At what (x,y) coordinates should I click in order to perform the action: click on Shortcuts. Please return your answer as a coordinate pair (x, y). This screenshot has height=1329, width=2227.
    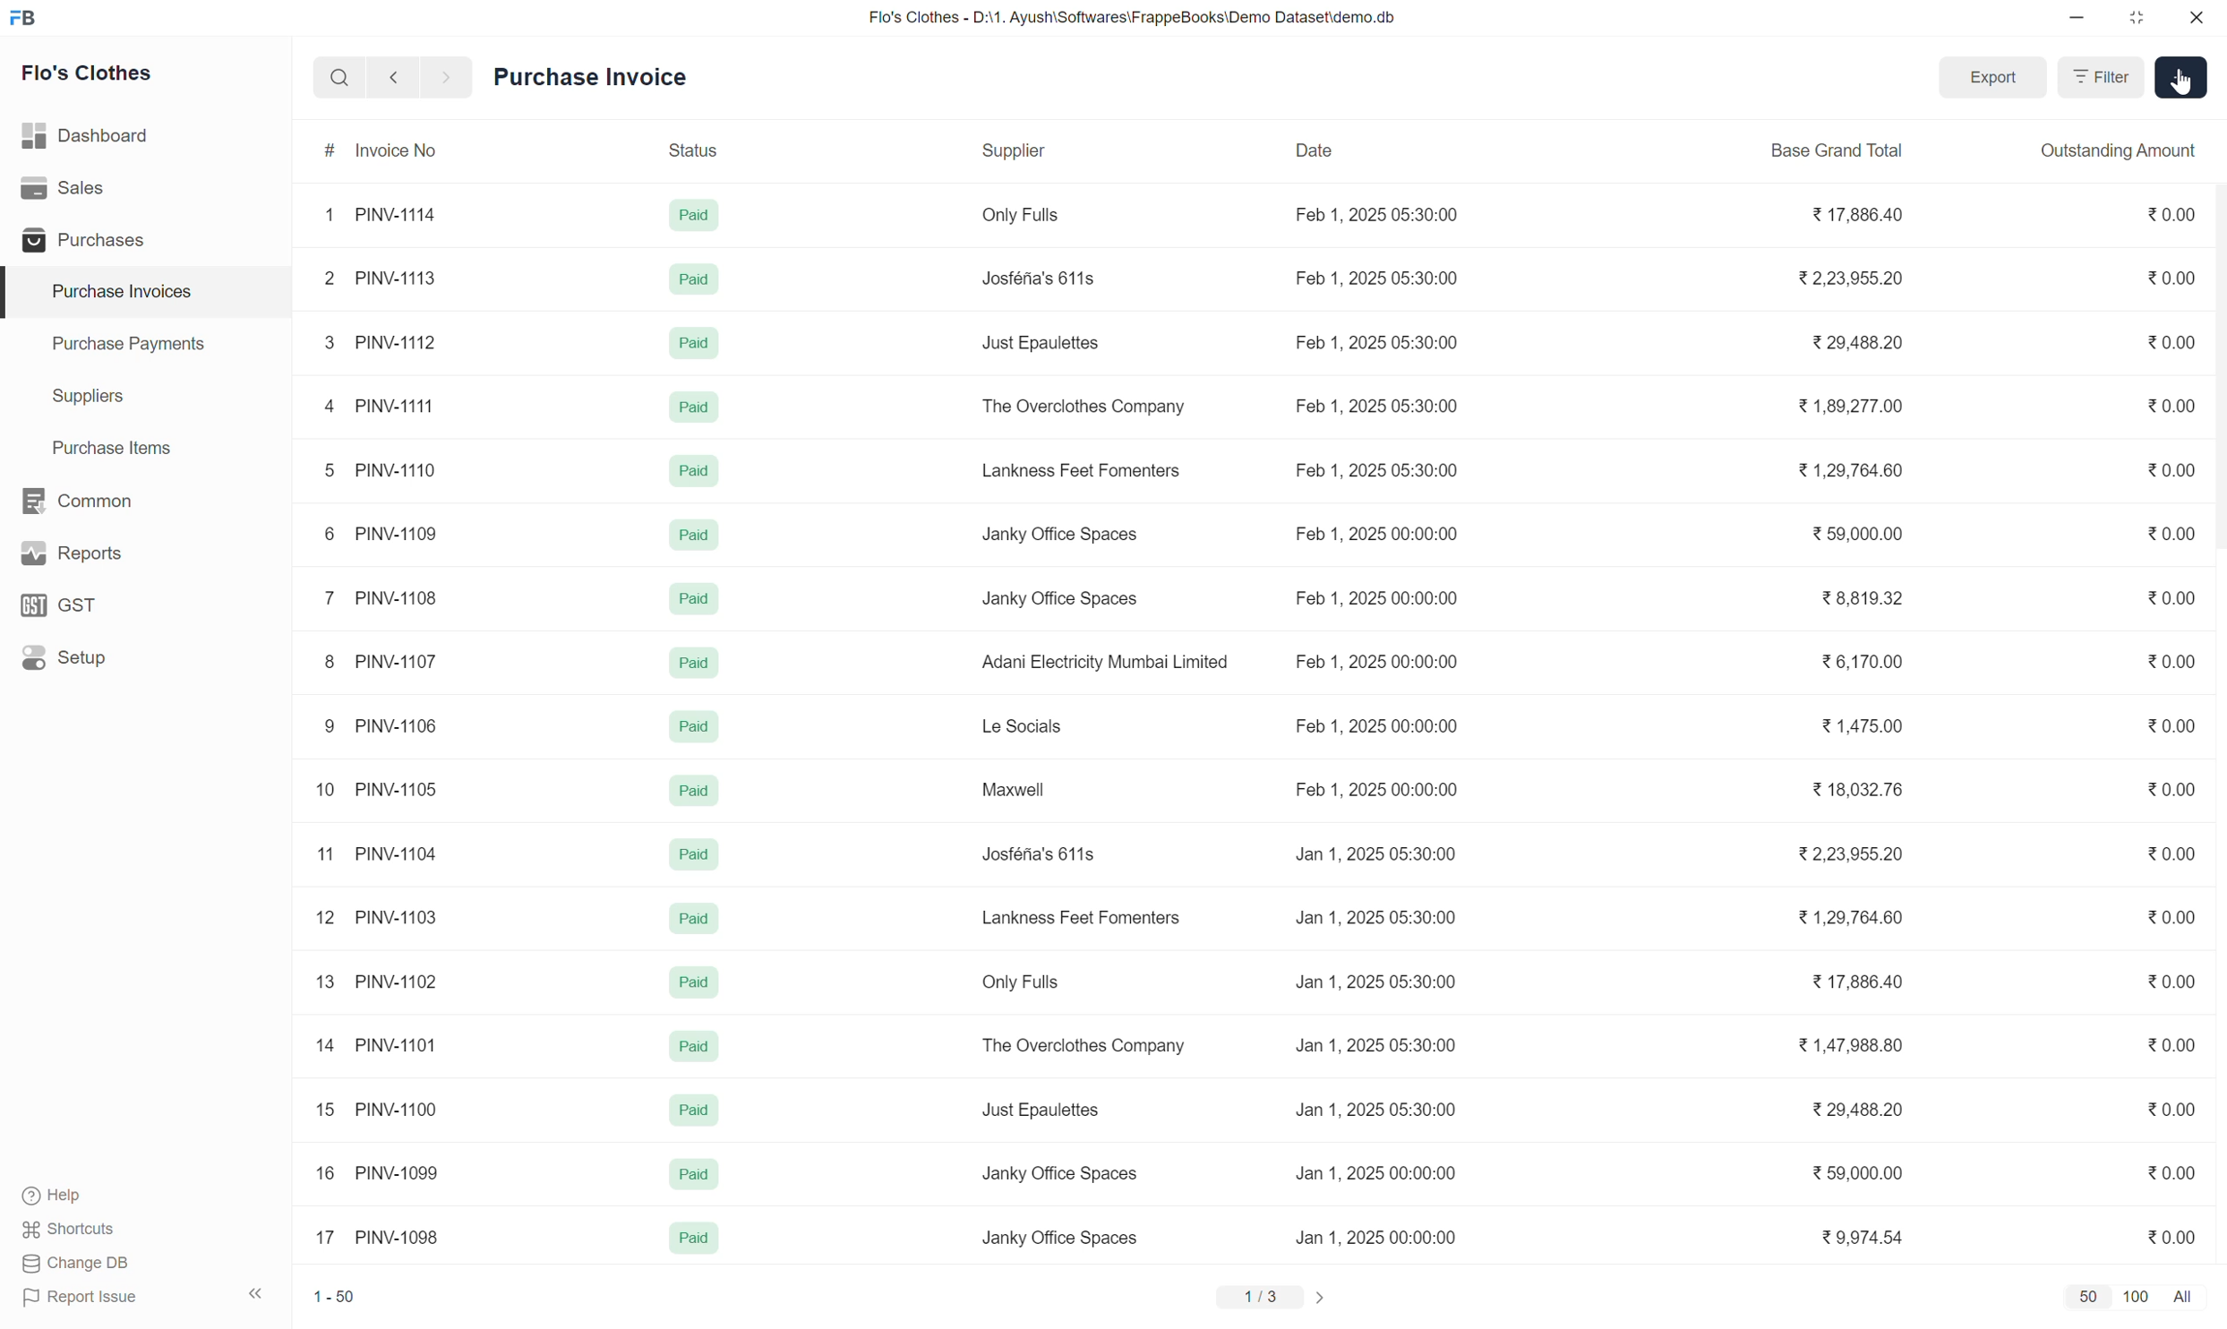
    Looking at the image, I should click on (71, 1230).